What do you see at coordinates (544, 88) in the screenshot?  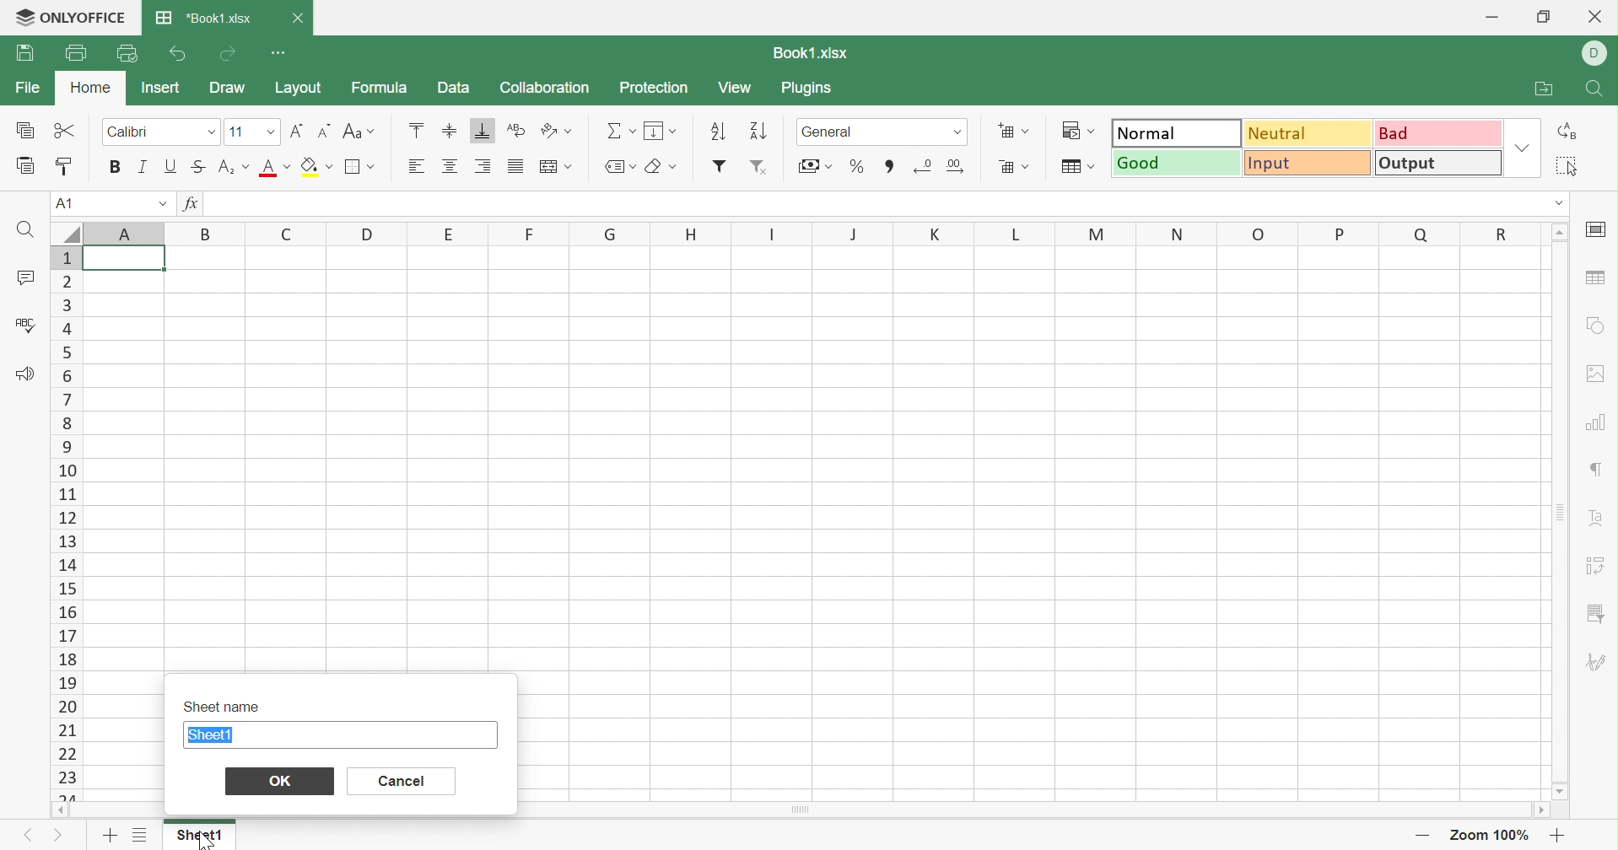 I see `Collaboration` at bounding box center [544, 88].